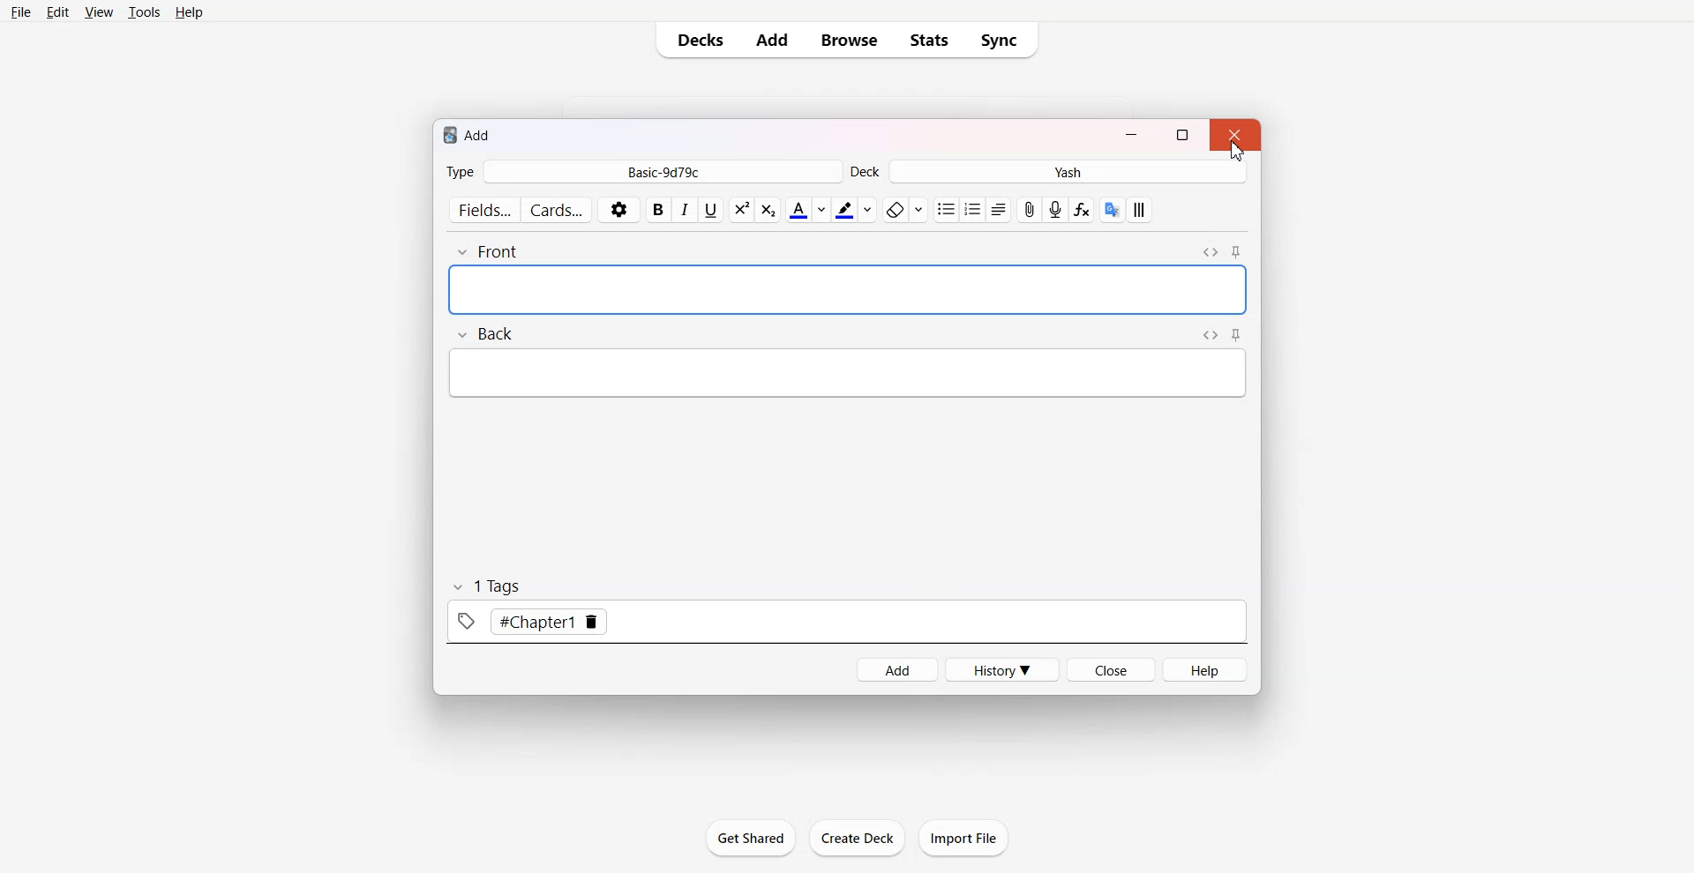 This screenshot has width=1694, height=873. What do you see at coordinates (1211, 252) in the screenshot?
I see `Toggle HTML Editor` at bounding box center [1211, 252].